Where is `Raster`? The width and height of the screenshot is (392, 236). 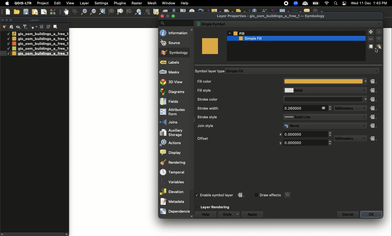 Raster is located at coordinates (136, 3).